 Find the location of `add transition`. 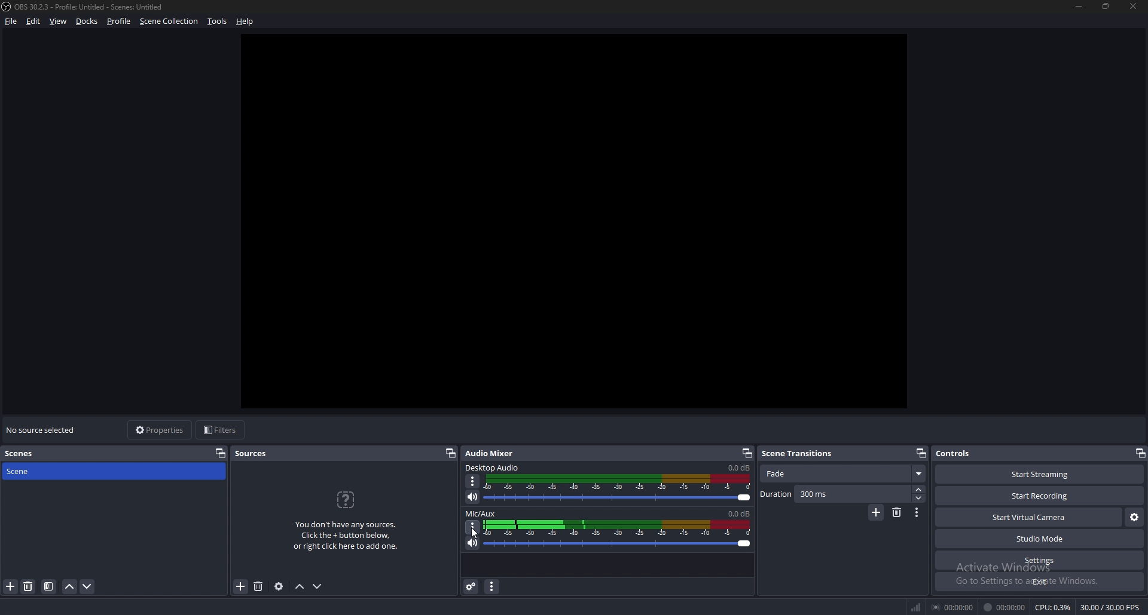

add transition is located at coordinates (875, 513).